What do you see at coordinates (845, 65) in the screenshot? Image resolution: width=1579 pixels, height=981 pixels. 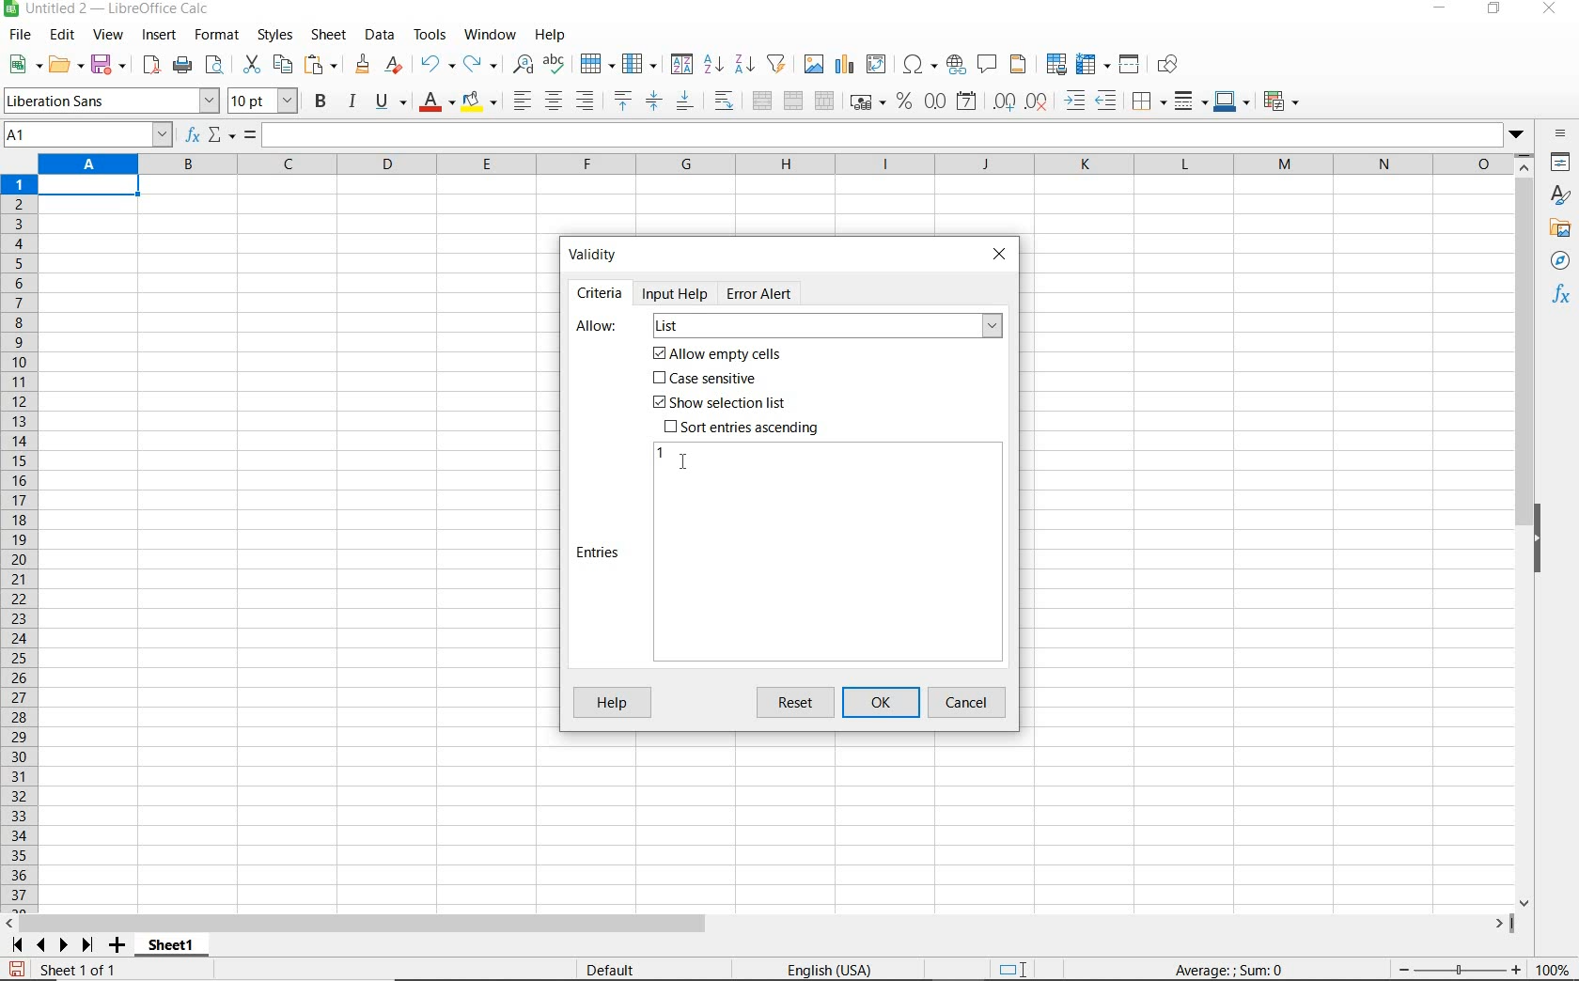 I see `insert chart` at bounding box center [845, 65].